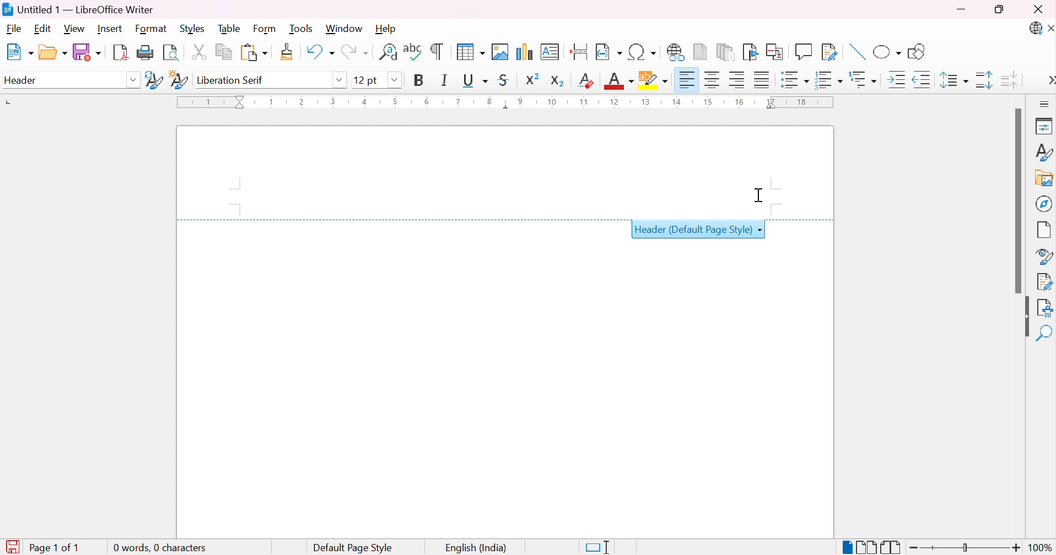 This screenshot has height=555, width=1056. What do you see at coordinates (858, 52) in the screenshot?
I see `Image annotation` at bounding box center [858, 52].